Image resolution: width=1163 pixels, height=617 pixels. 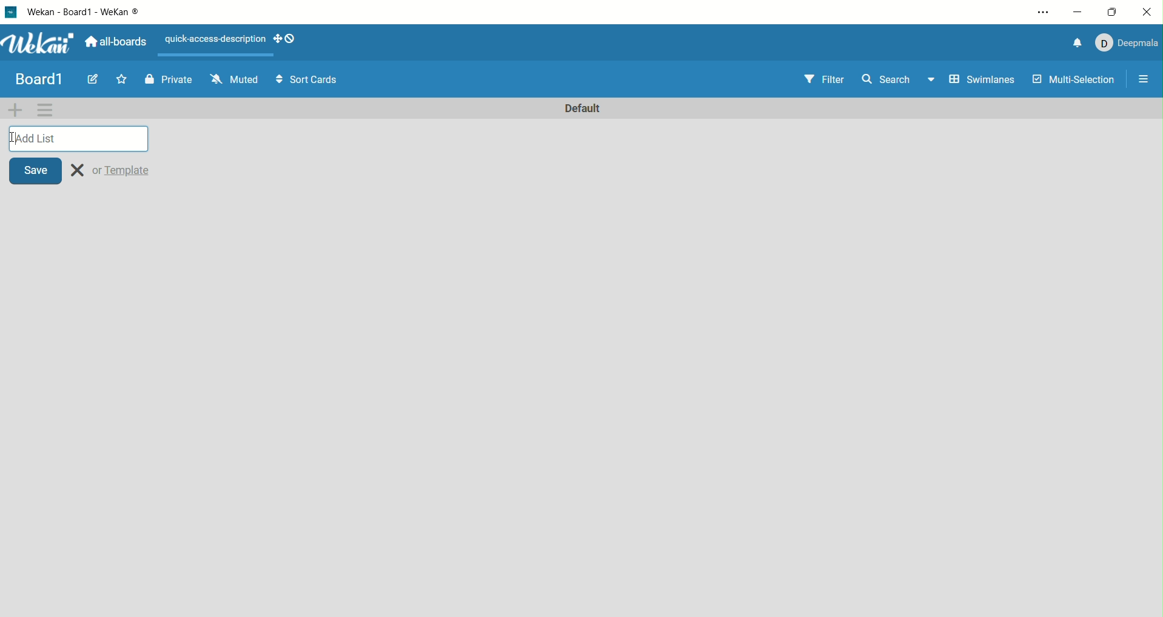 I want to click on minimize, so click(x=1079, y=13).